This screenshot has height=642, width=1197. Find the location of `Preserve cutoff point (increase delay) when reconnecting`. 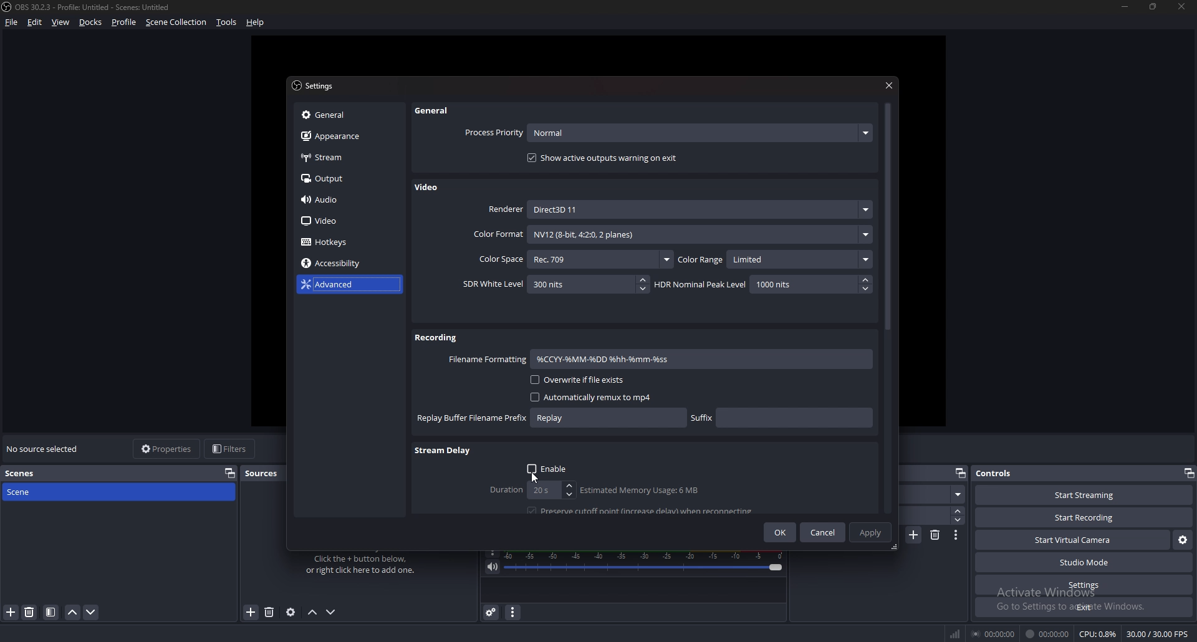

Preserve cutoff point (increase delay) when reconnecting is located at coordinates (642, 510).